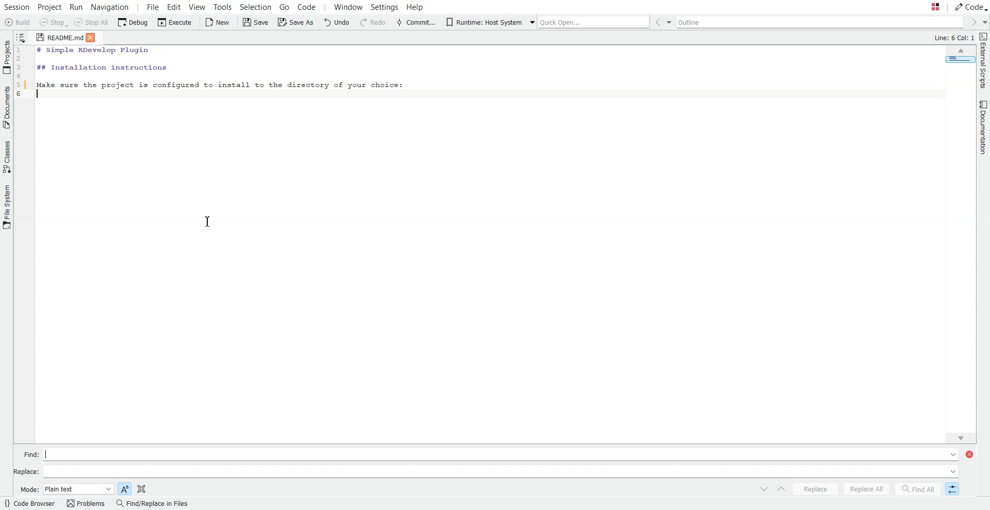  Describe the element at coordinates (111, 7) in the screenshot. I see `Navigation` at that location.